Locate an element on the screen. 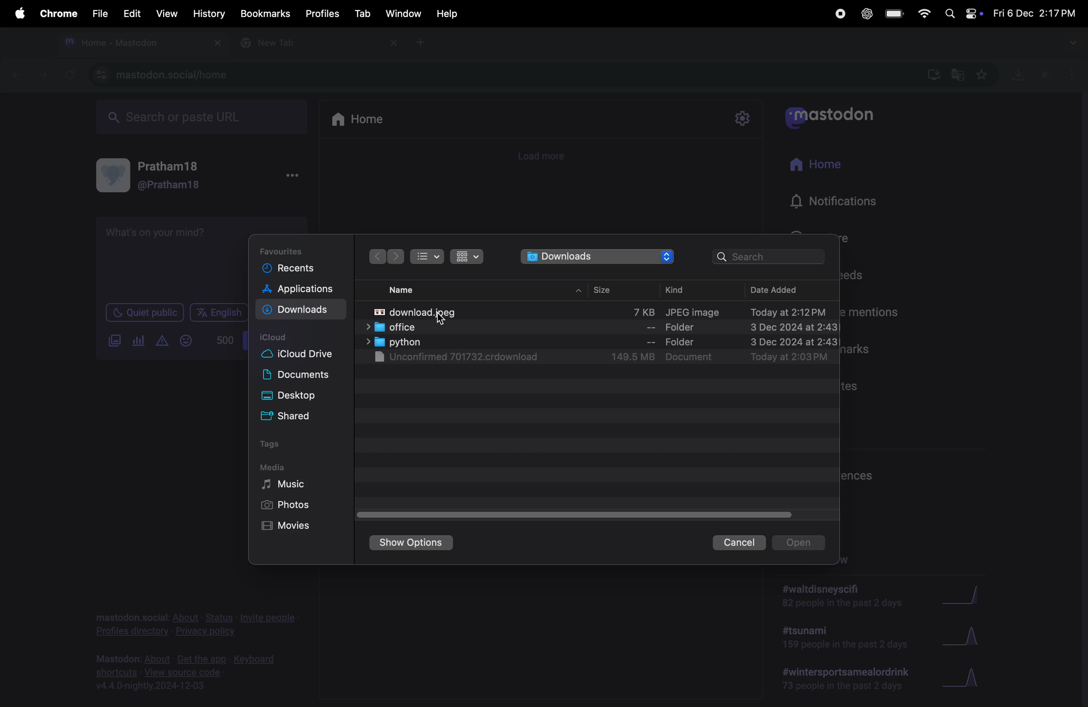  chrome is located at coordinates (57, 14).